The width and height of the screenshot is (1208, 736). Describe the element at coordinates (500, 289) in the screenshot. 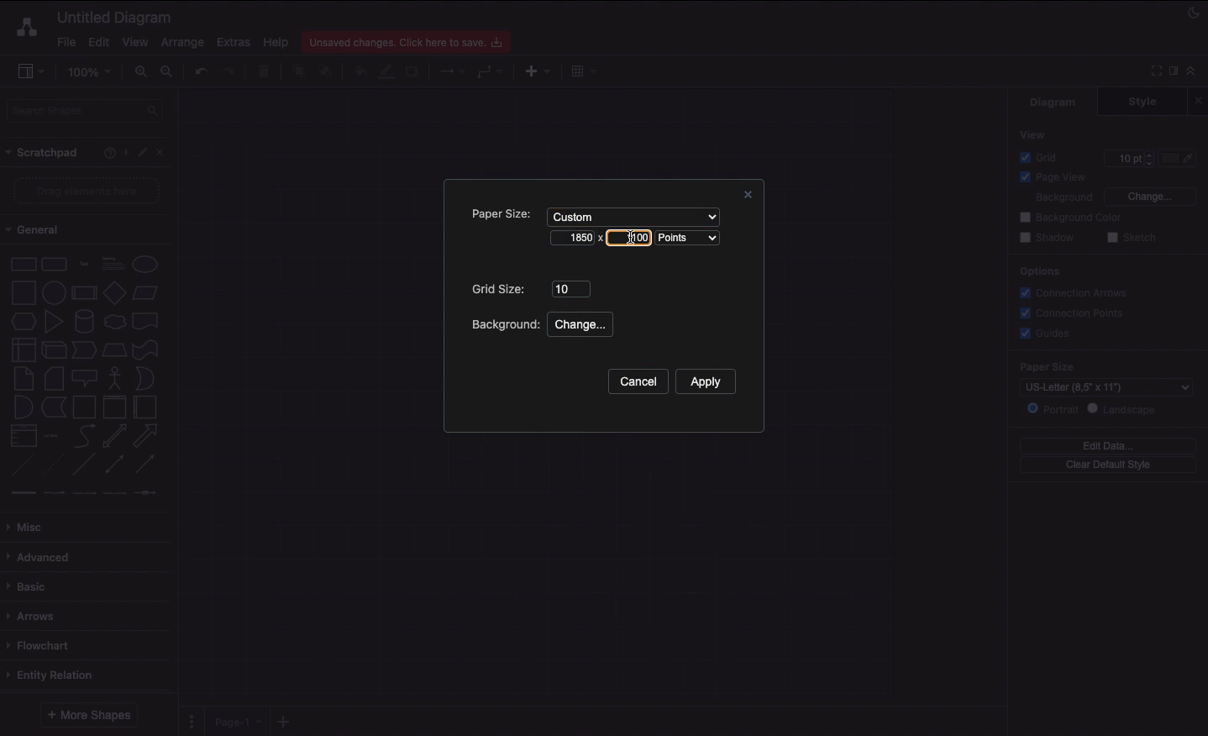

I see `Grid size` at that location.